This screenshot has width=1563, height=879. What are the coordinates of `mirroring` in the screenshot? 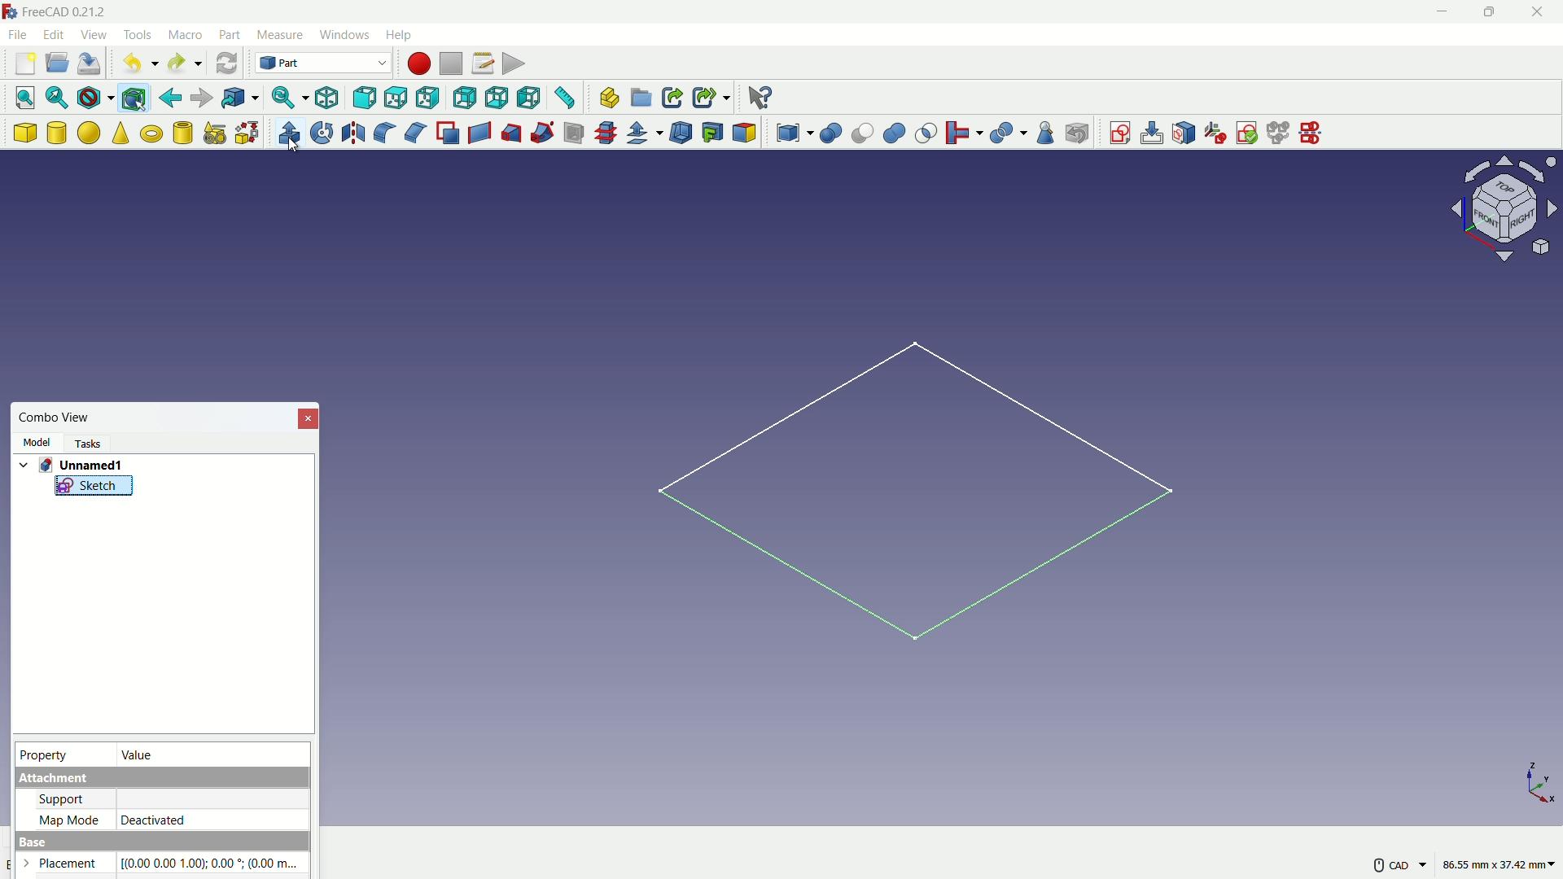 It's located at (354, 133).